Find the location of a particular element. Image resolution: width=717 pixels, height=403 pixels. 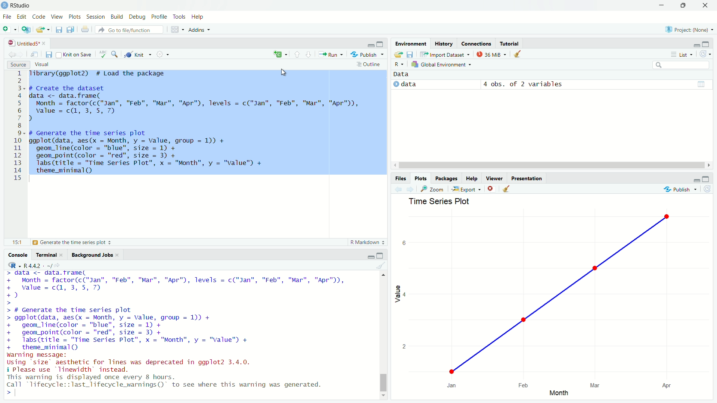

find/replace is located at coordinates (115, 56).